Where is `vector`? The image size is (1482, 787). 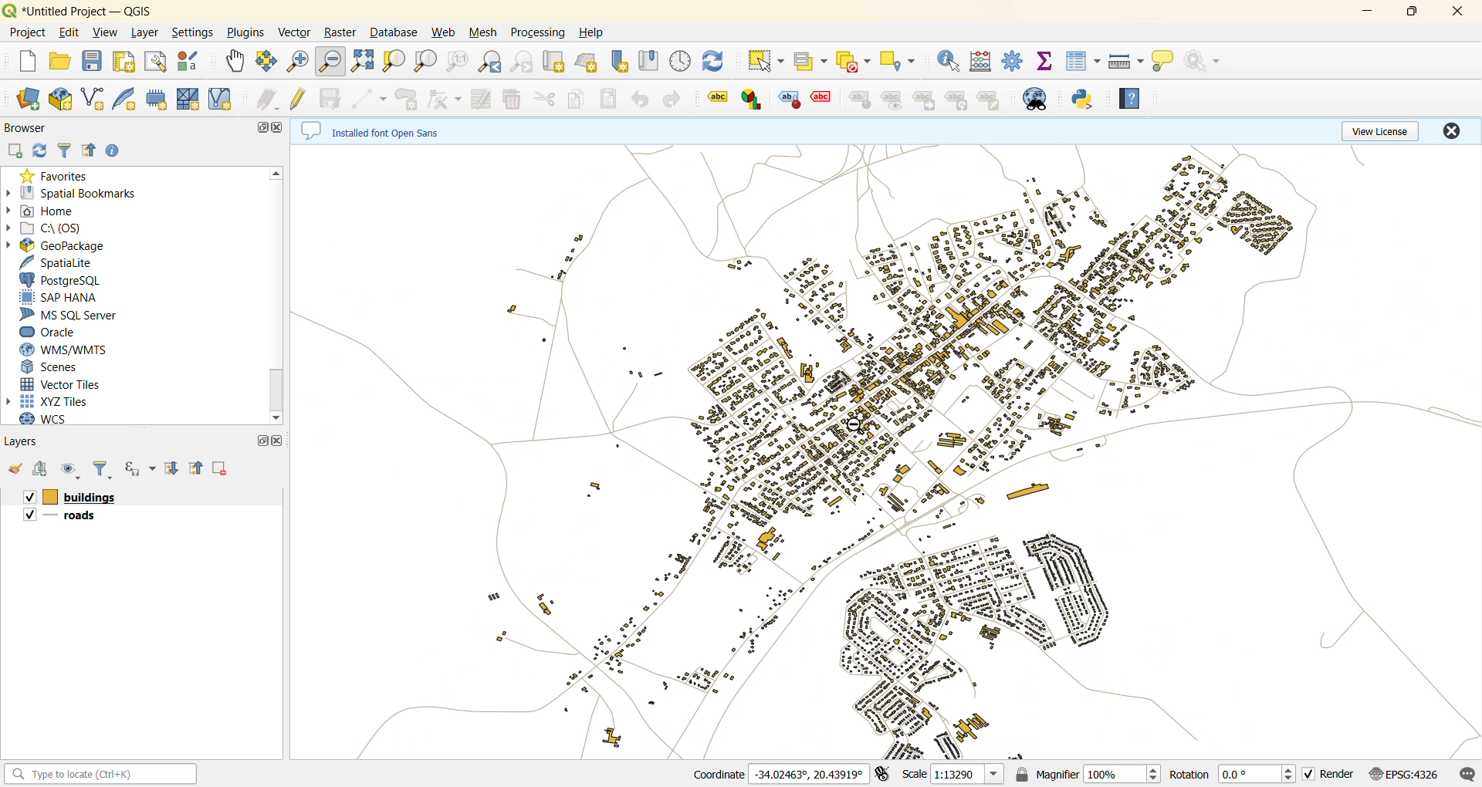 vector is located at coordinates (294, 35).